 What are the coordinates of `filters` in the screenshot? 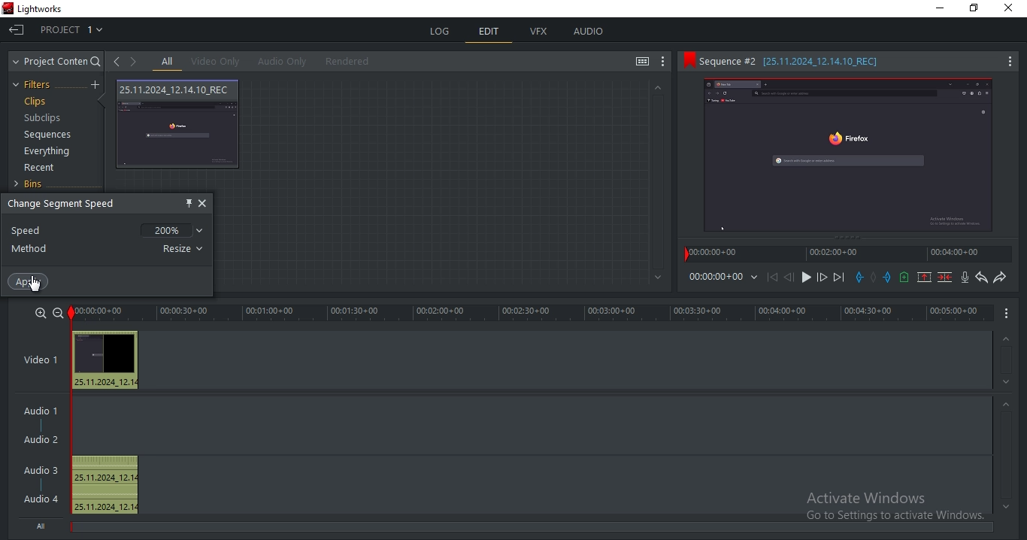 It's located at (34, 85).